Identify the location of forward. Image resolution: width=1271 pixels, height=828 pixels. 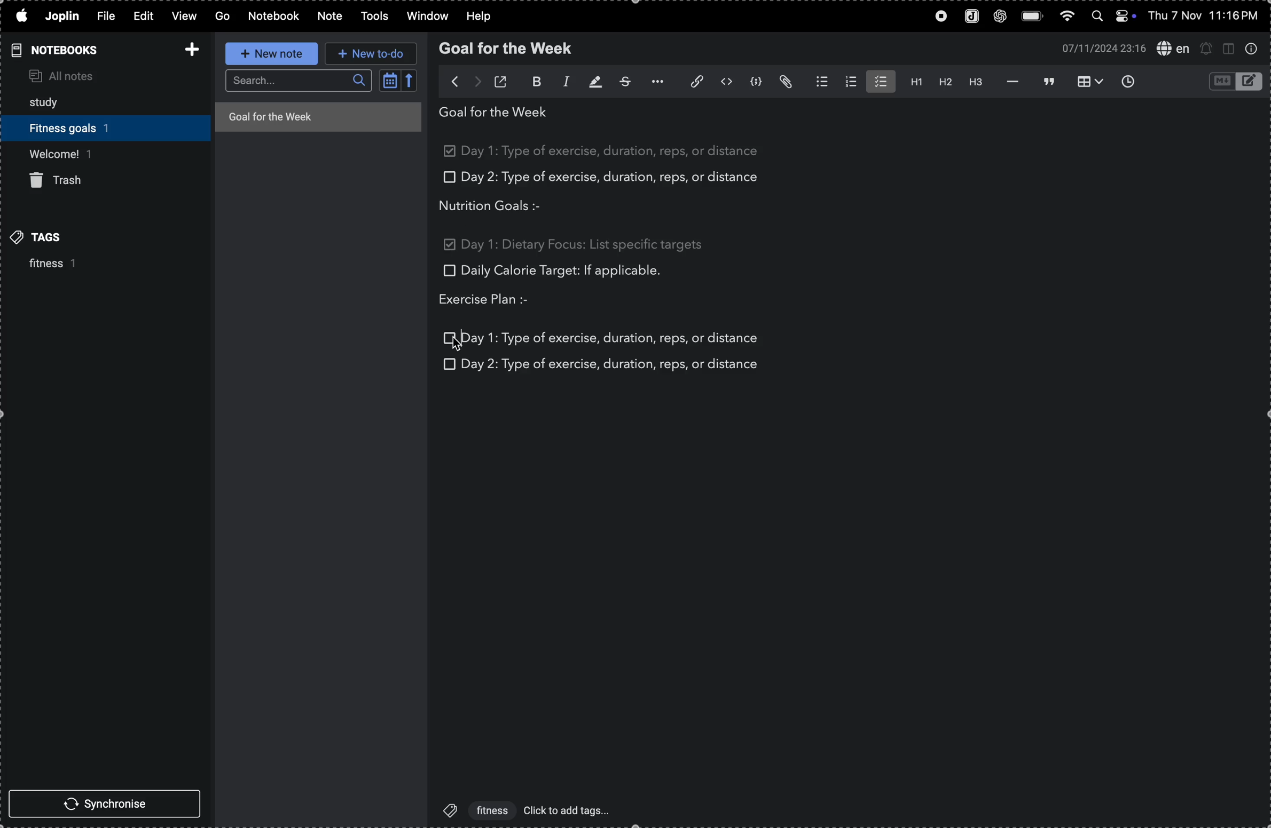
(477, 79).